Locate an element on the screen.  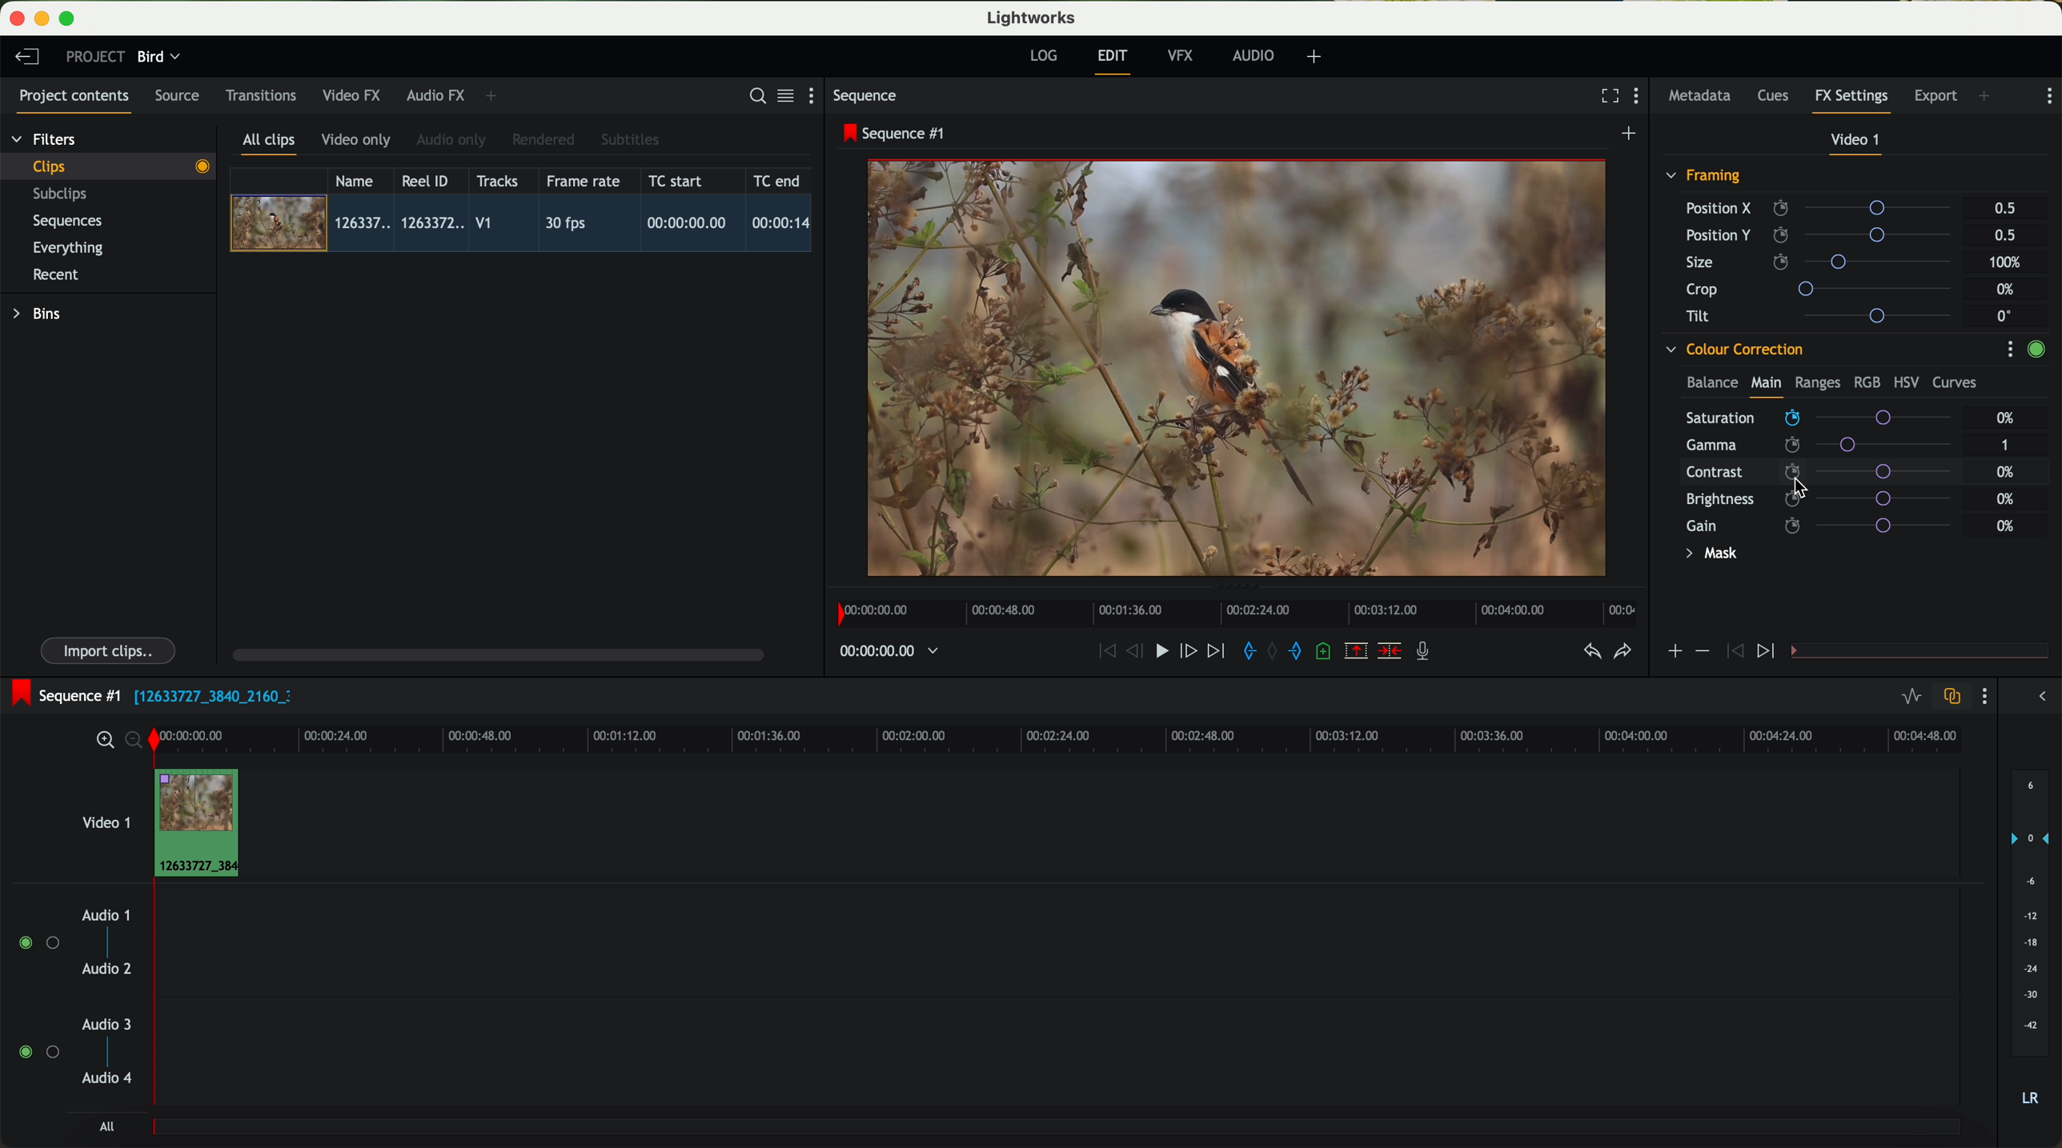
VFX is located at coordinates (1184, 56).